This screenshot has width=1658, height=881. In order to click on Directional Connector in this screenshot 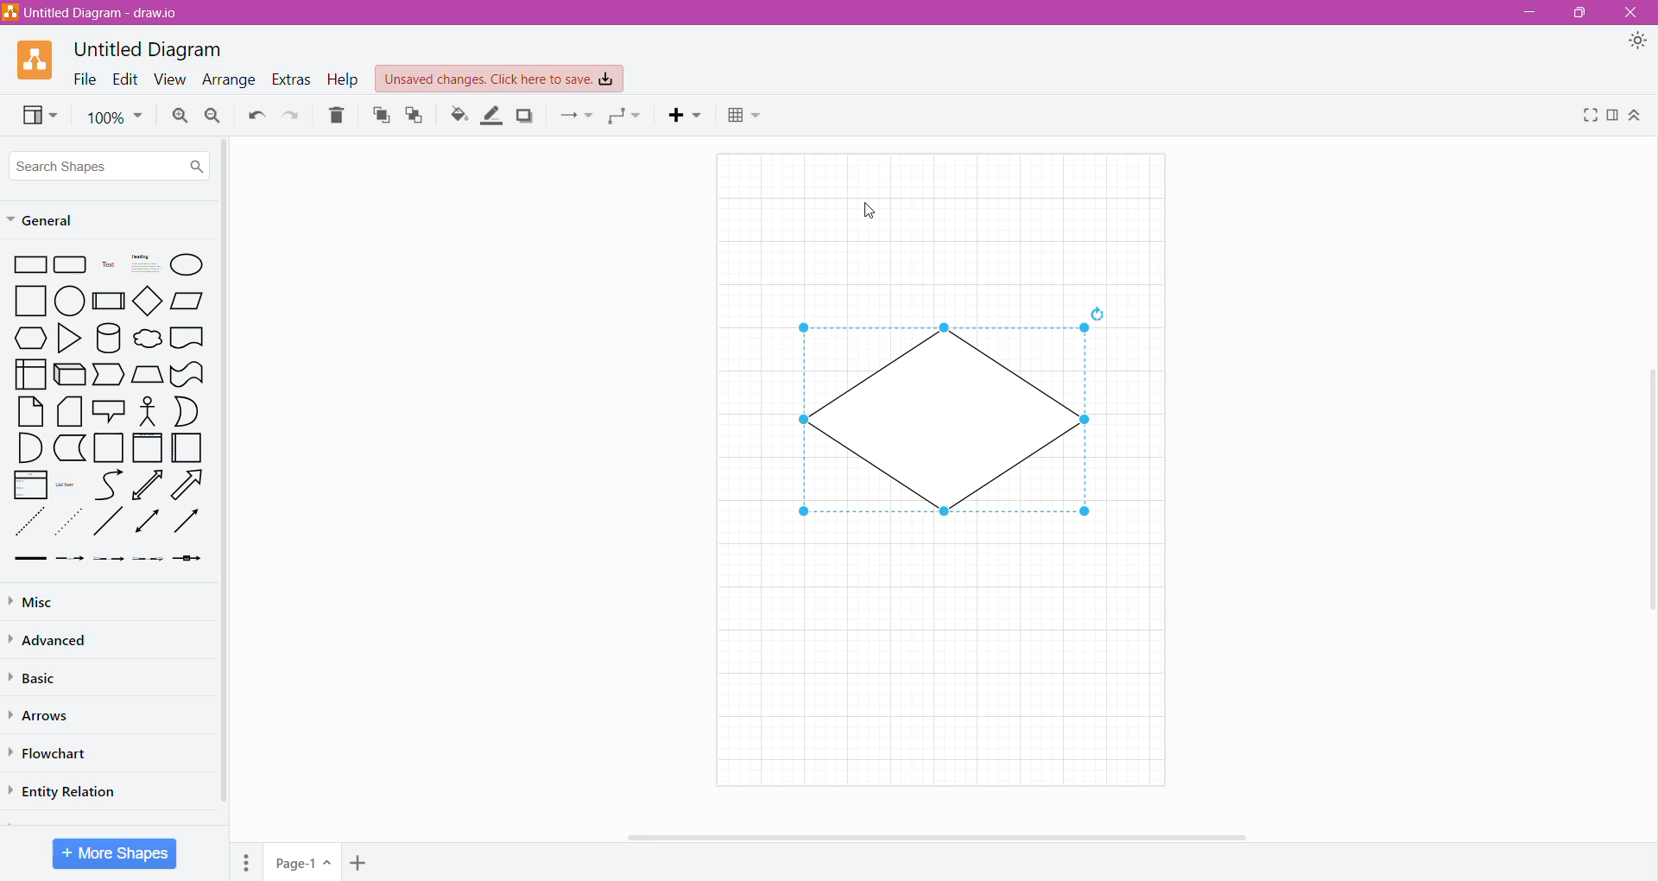, I will do `click(190, 525)`.